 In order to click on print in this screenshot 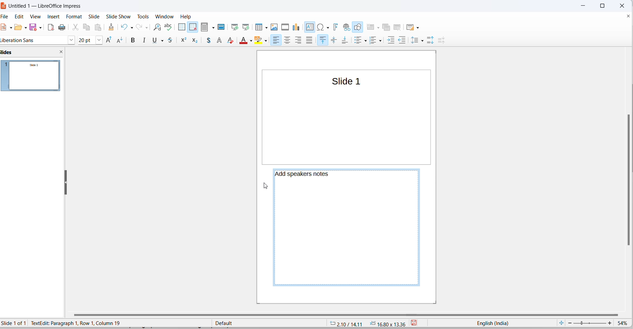, I will do `click(62, 28)`.